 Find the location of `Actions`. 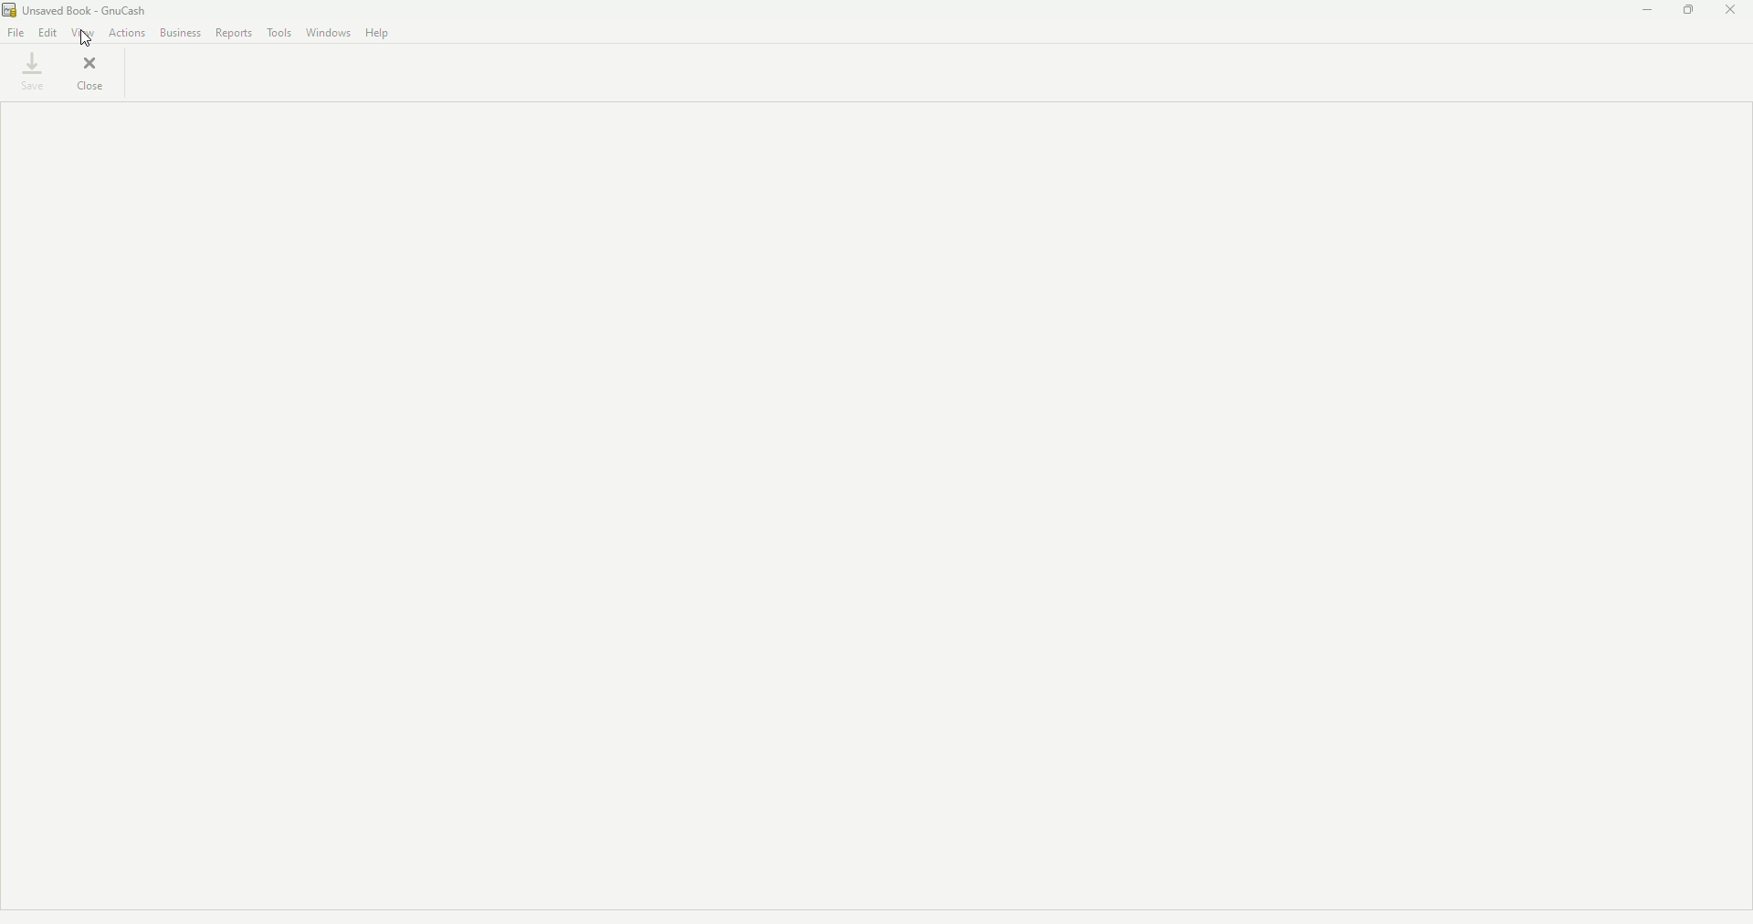

Actions is located at coordinates (126, 33).